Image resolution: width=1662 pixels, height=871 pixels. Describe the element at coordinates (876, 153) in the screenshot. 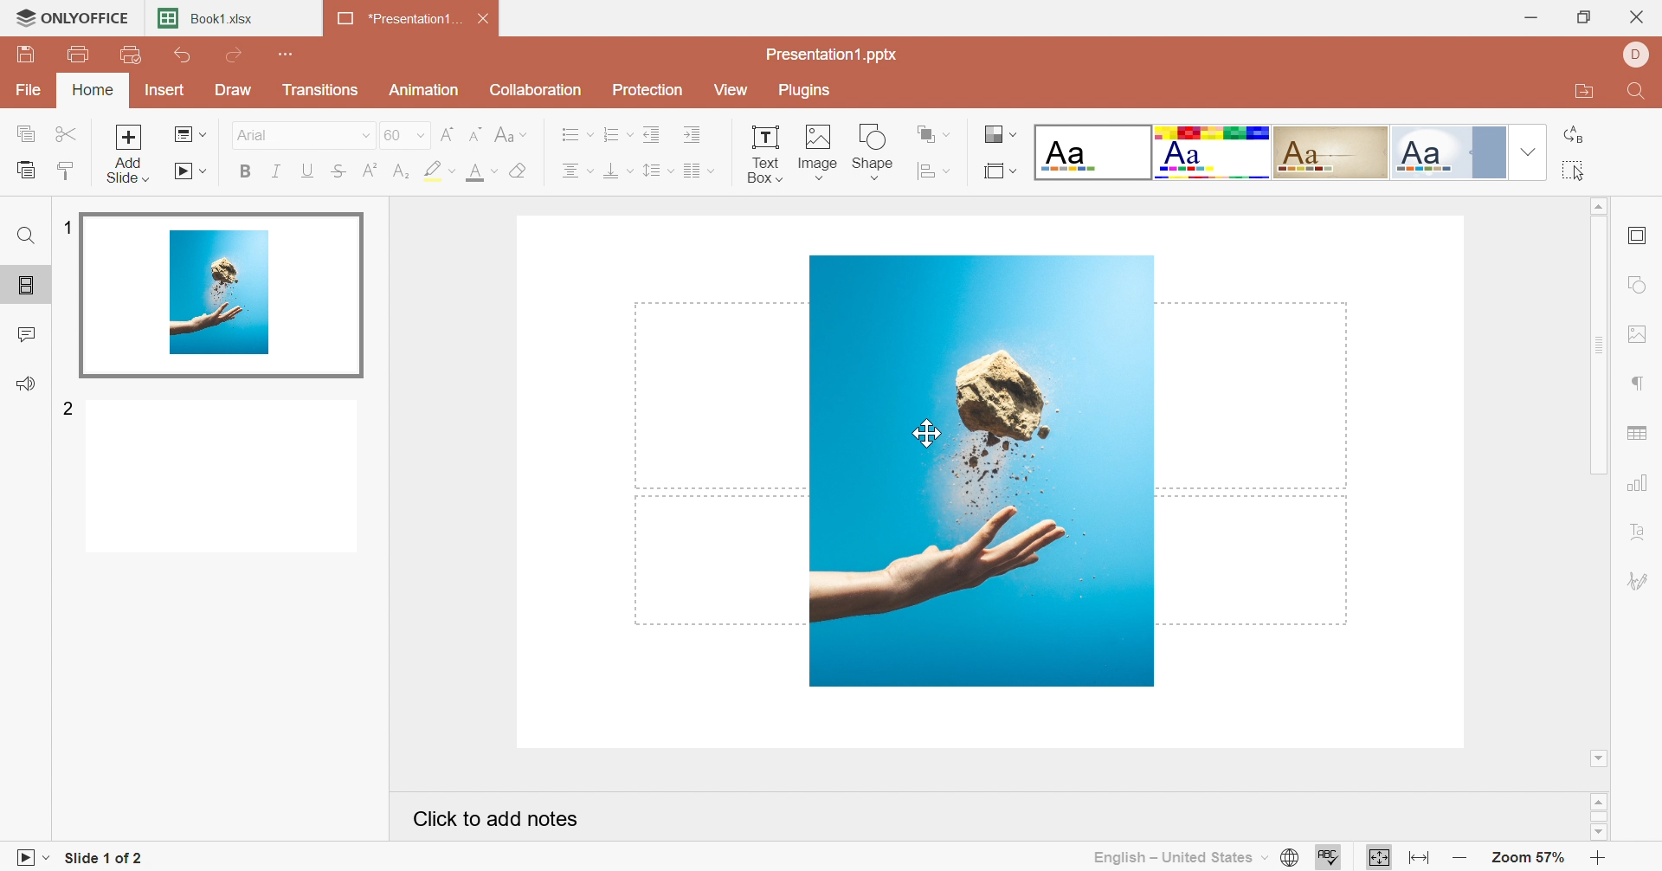

I see `Shape` at that location.